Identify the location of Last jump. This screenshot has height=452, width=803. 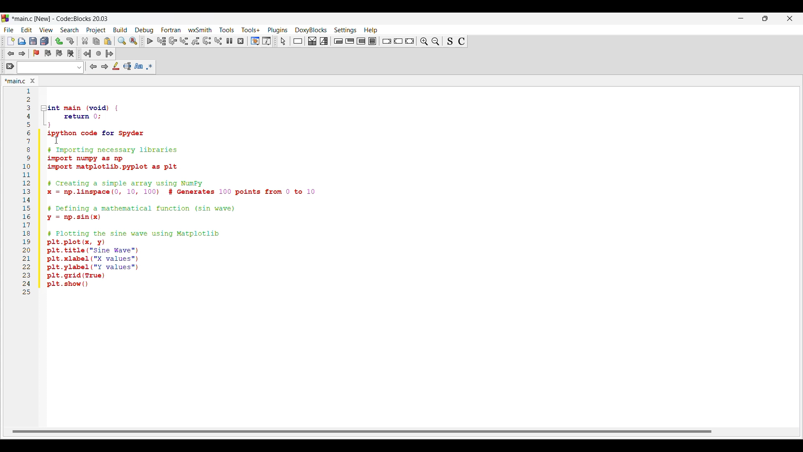
(99, 54).